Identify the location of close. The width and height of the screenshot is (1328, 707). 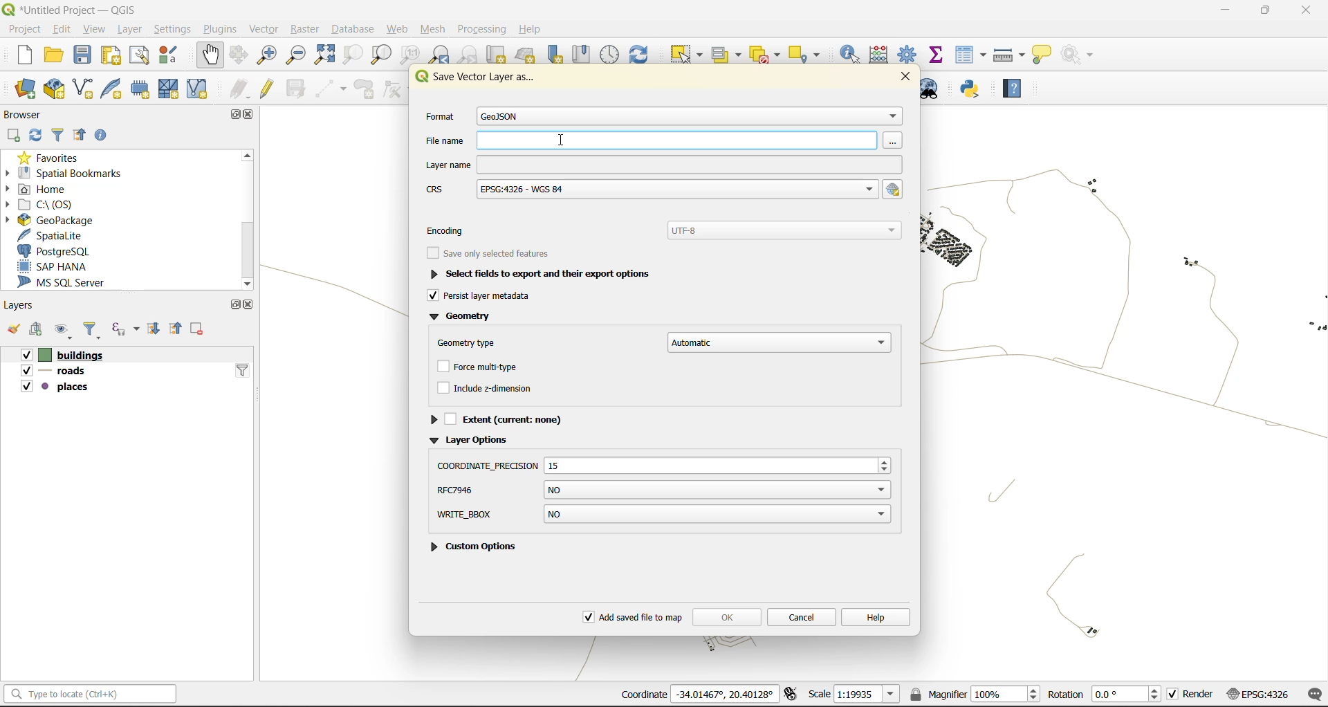
(250, 305).